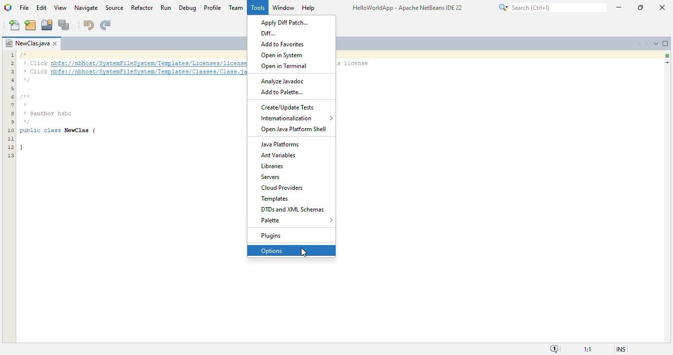 The width and height of the screenshot is (673, 355). What do you see at coordinates (619, 6) in the screenshot?
I see `minimize` at bounding box center [619, 6].